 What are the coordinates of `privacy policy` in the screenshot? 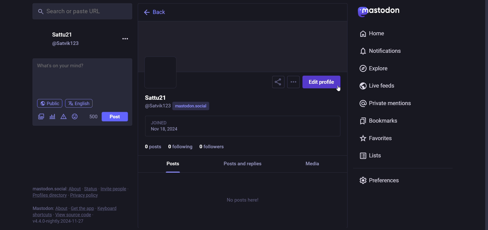 It's located at (85, 195).